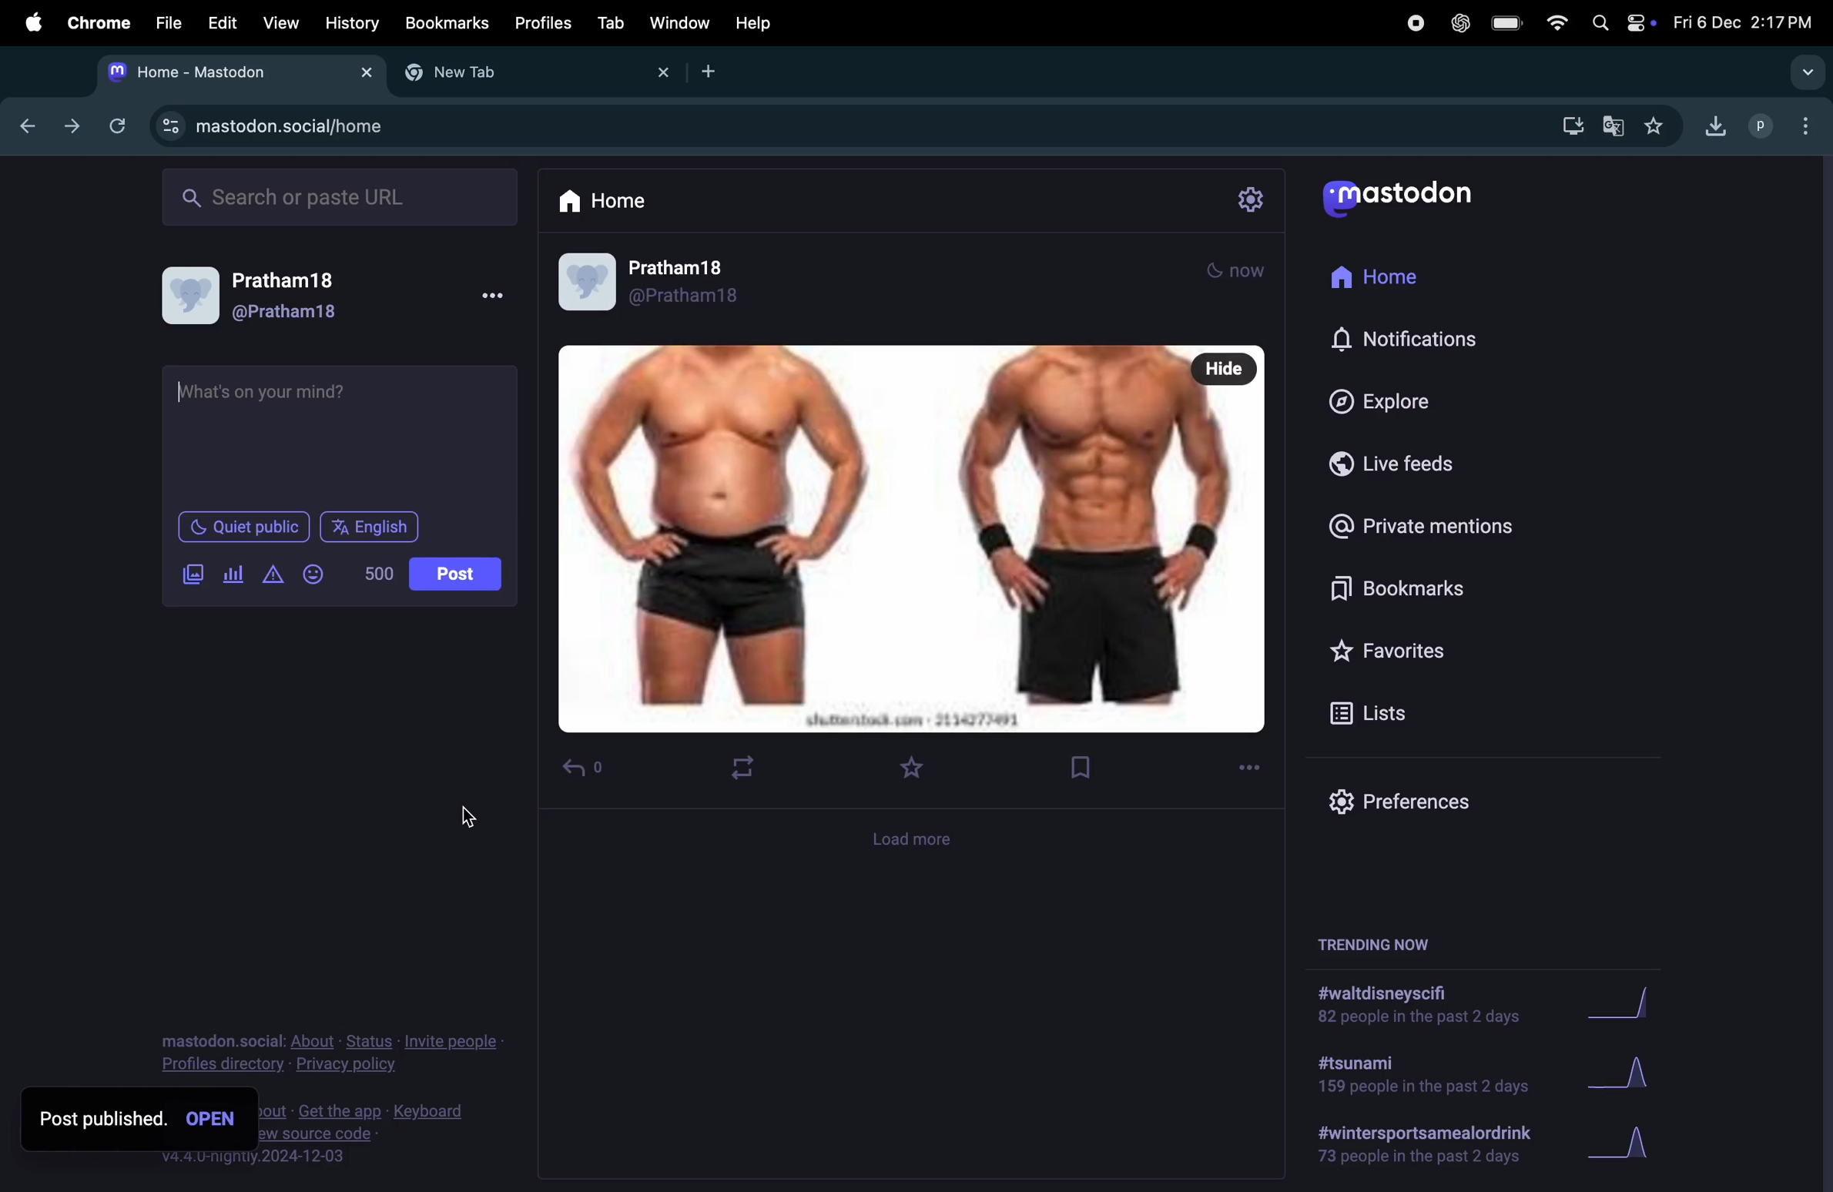  Describe the element at coordinates (531, 74) in the screenshot. I see `new tab` at that location.